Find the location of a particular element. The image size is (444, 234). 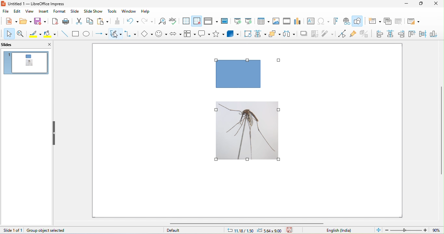

right is located at coordinates (401, 34).